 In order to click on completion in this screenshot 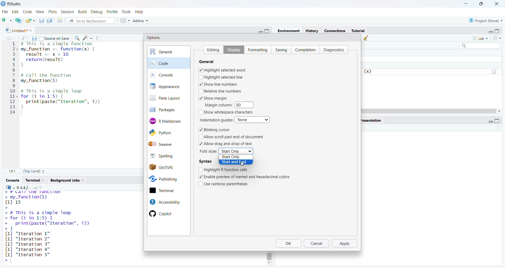, I will do `click(305, 49)`.